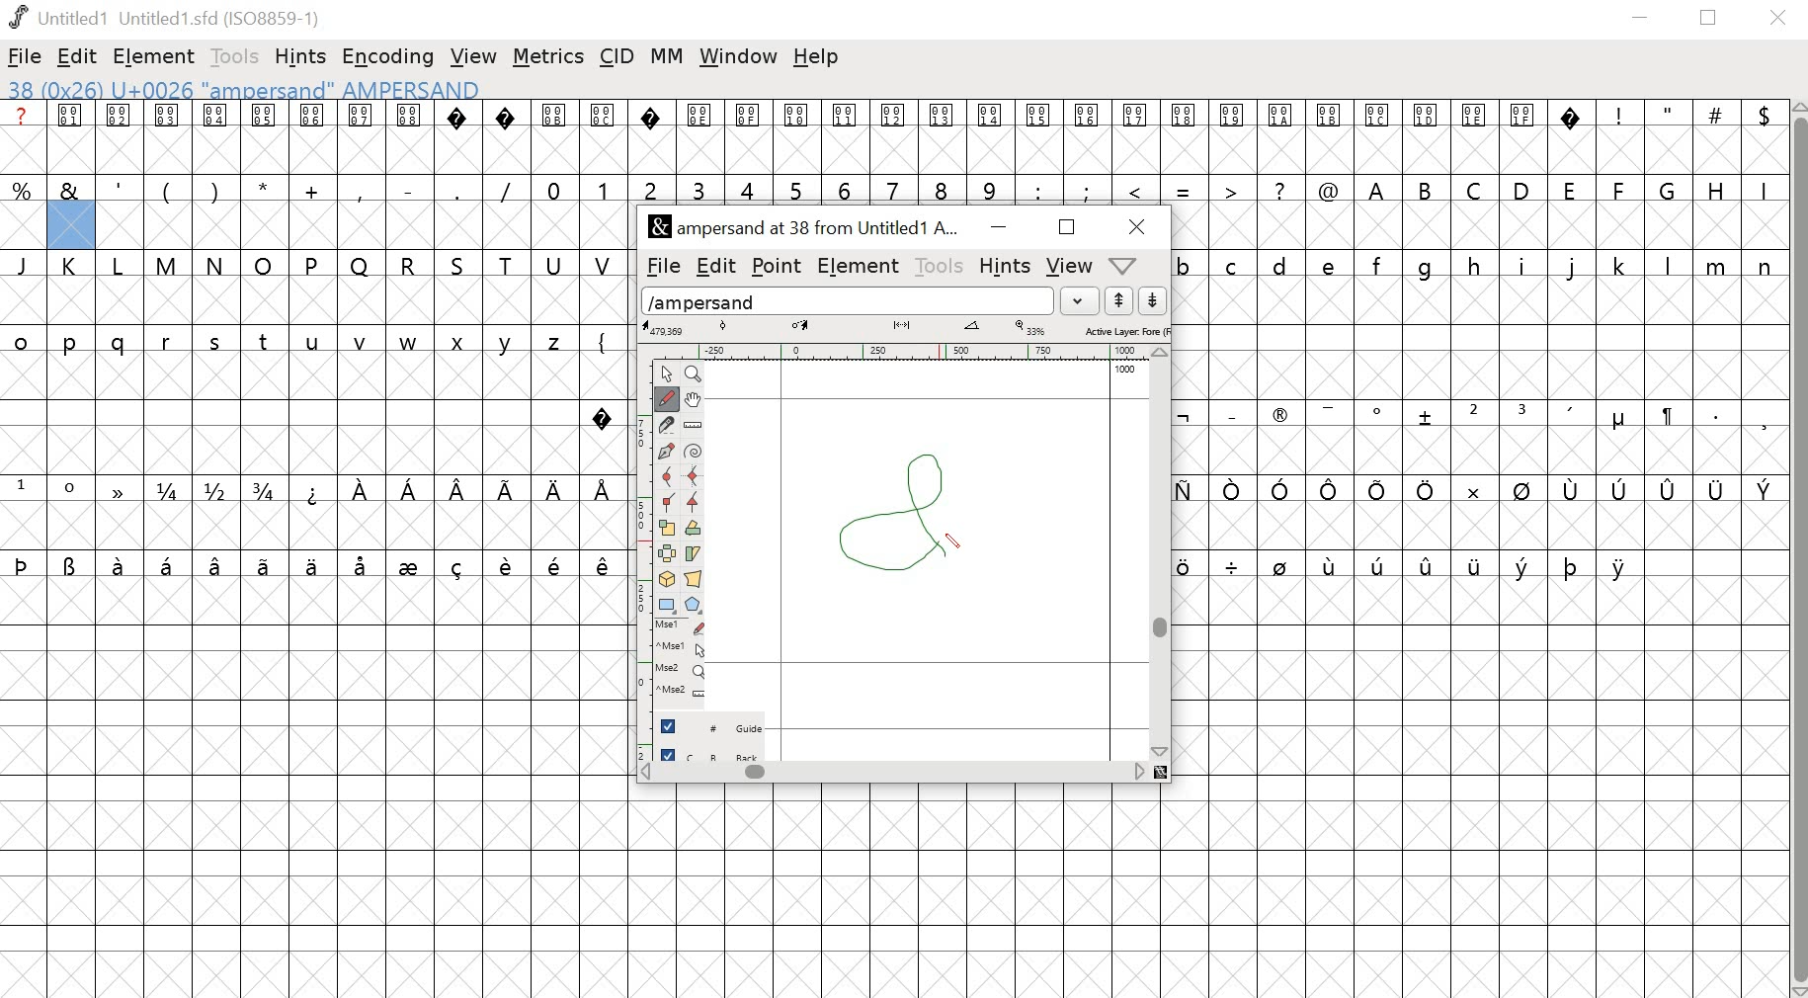 This screenshot has height=998, width=1808. What do you see at coordinates (779, 266) in the screenshot?
I see `point` at bounding box center [779, 266].